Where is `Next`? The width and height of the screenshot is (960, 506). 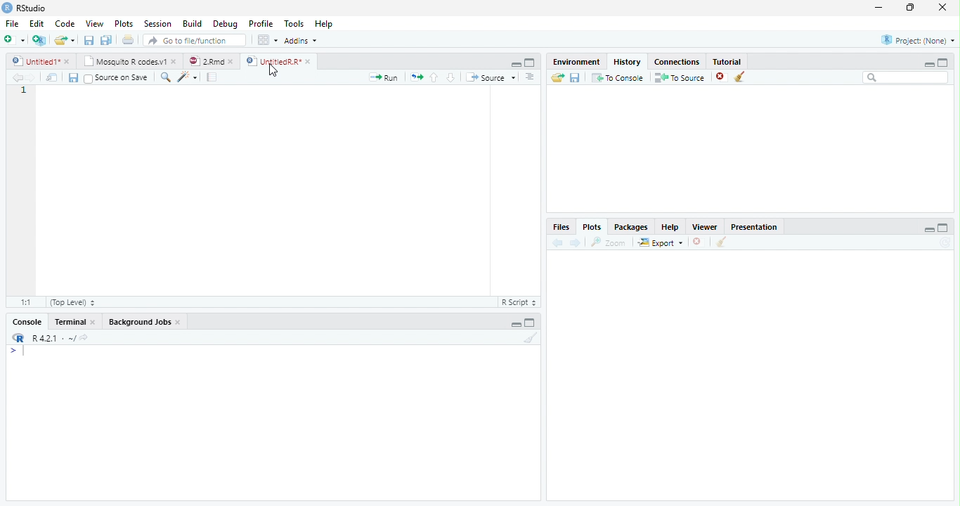 Next is located at coordinates (576, 245).